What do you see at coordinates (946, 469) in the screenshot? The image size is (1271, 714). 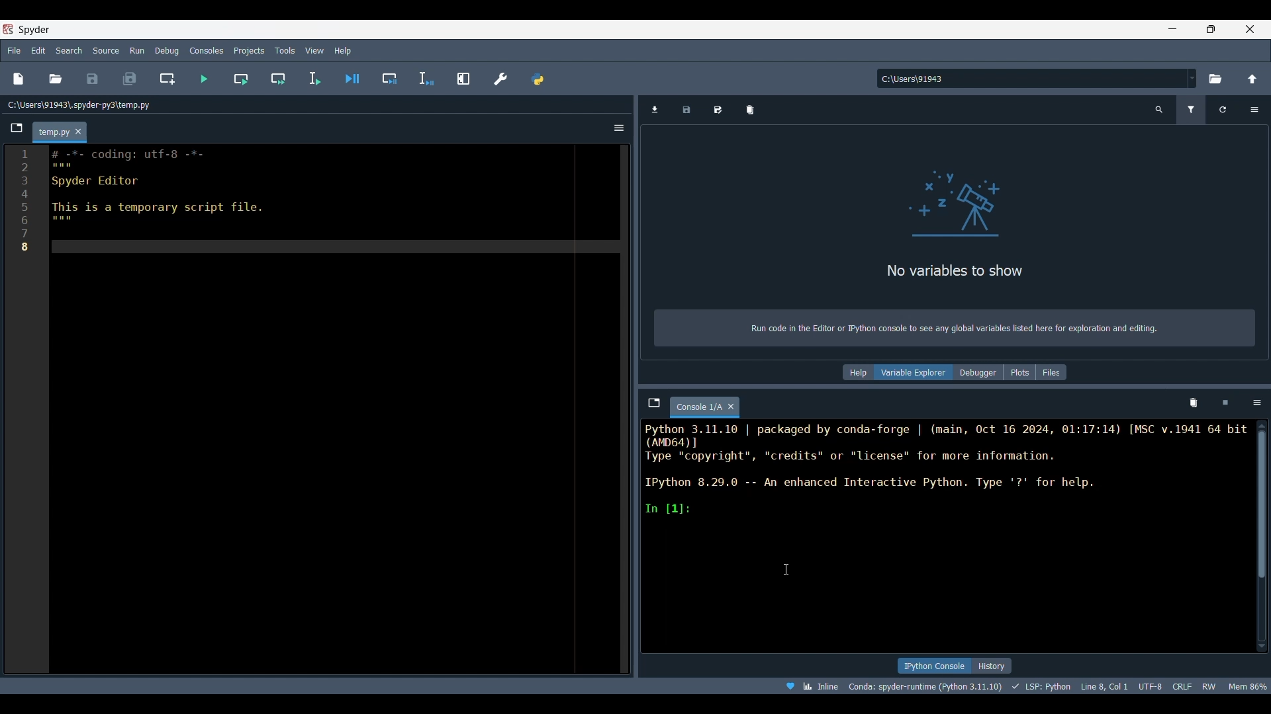 I see `ipython console pane` at bounding box center [946, 469].